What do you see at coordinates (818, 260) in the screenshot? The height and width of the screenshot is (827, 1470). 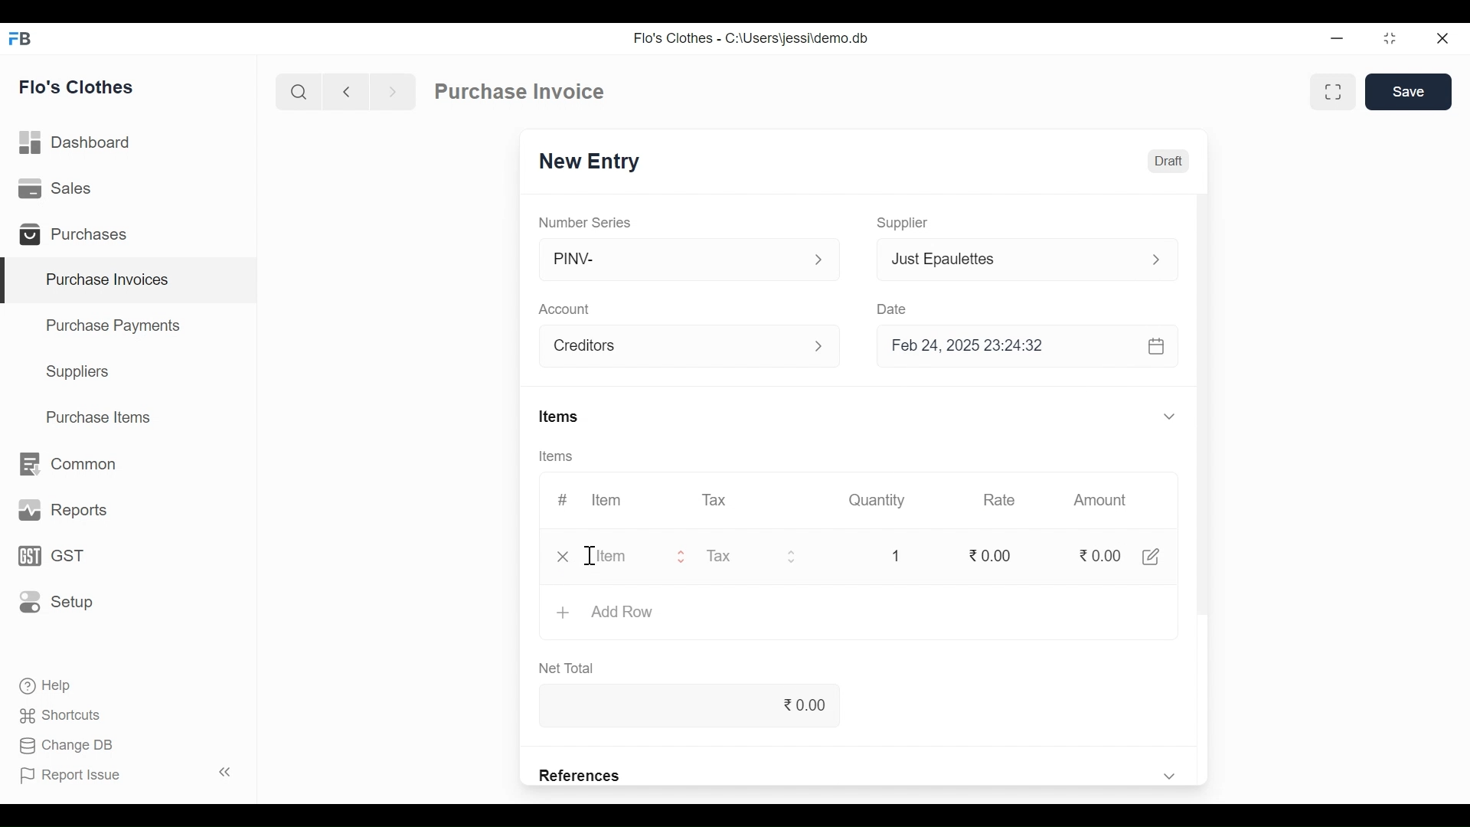 I see `expand` at bounding box center [818, 260].